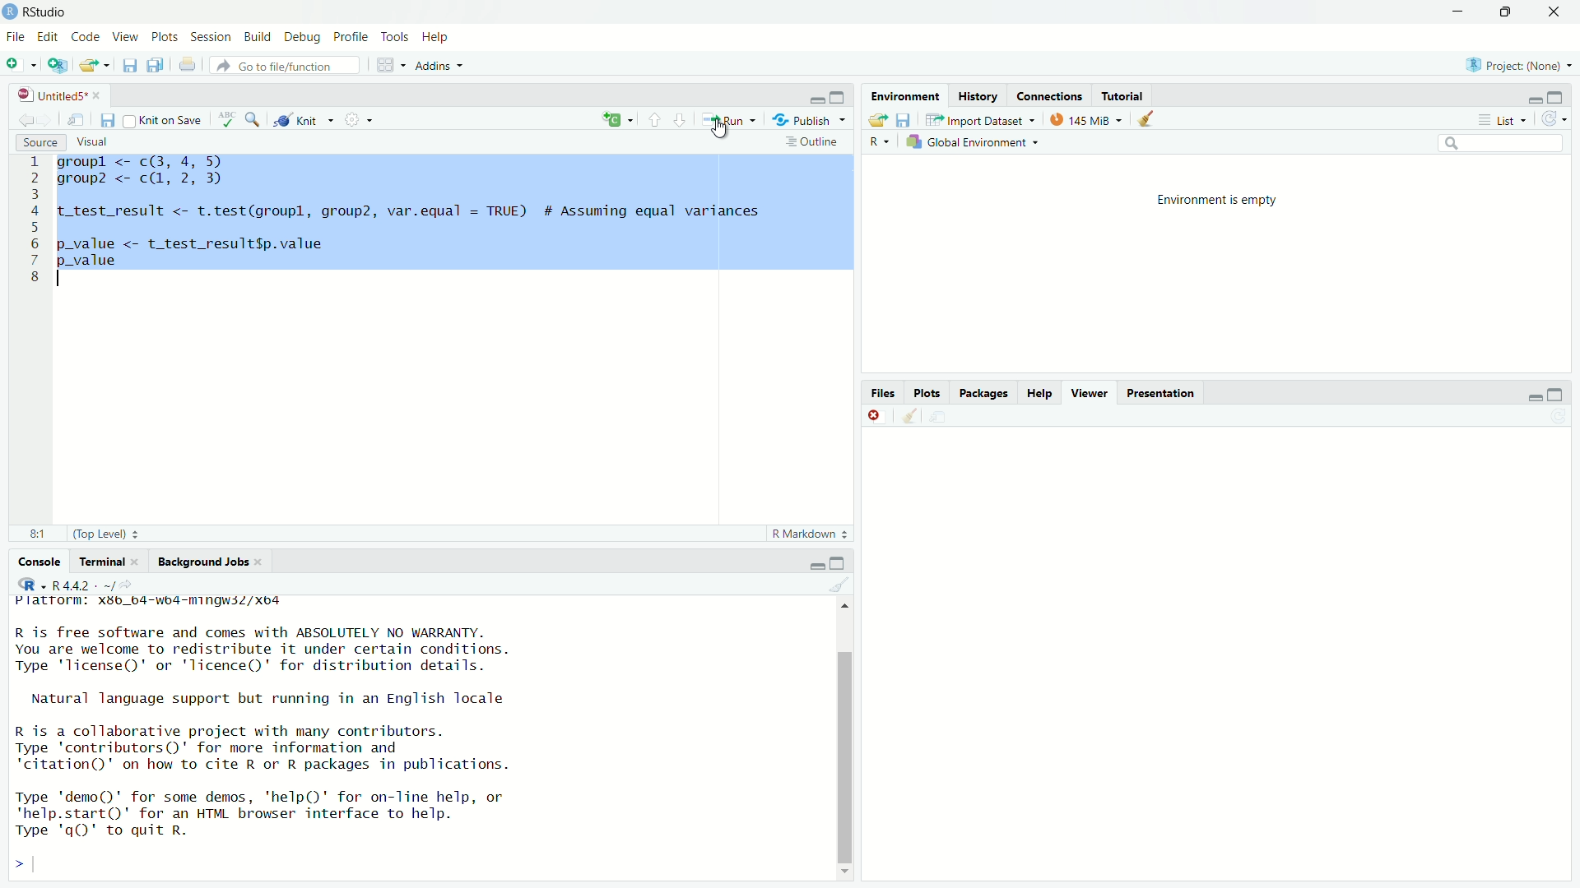  I want to click on maximise, so click(1563, 94).